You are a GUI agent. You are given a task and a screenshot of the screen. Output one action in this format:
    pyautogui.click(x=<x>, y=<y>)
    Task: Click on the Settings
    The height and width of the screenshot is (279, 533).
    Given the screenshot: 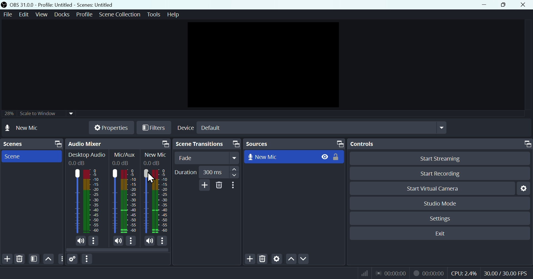 What is the action you would take?
    pyautogui.click(x=441, y=219)
    